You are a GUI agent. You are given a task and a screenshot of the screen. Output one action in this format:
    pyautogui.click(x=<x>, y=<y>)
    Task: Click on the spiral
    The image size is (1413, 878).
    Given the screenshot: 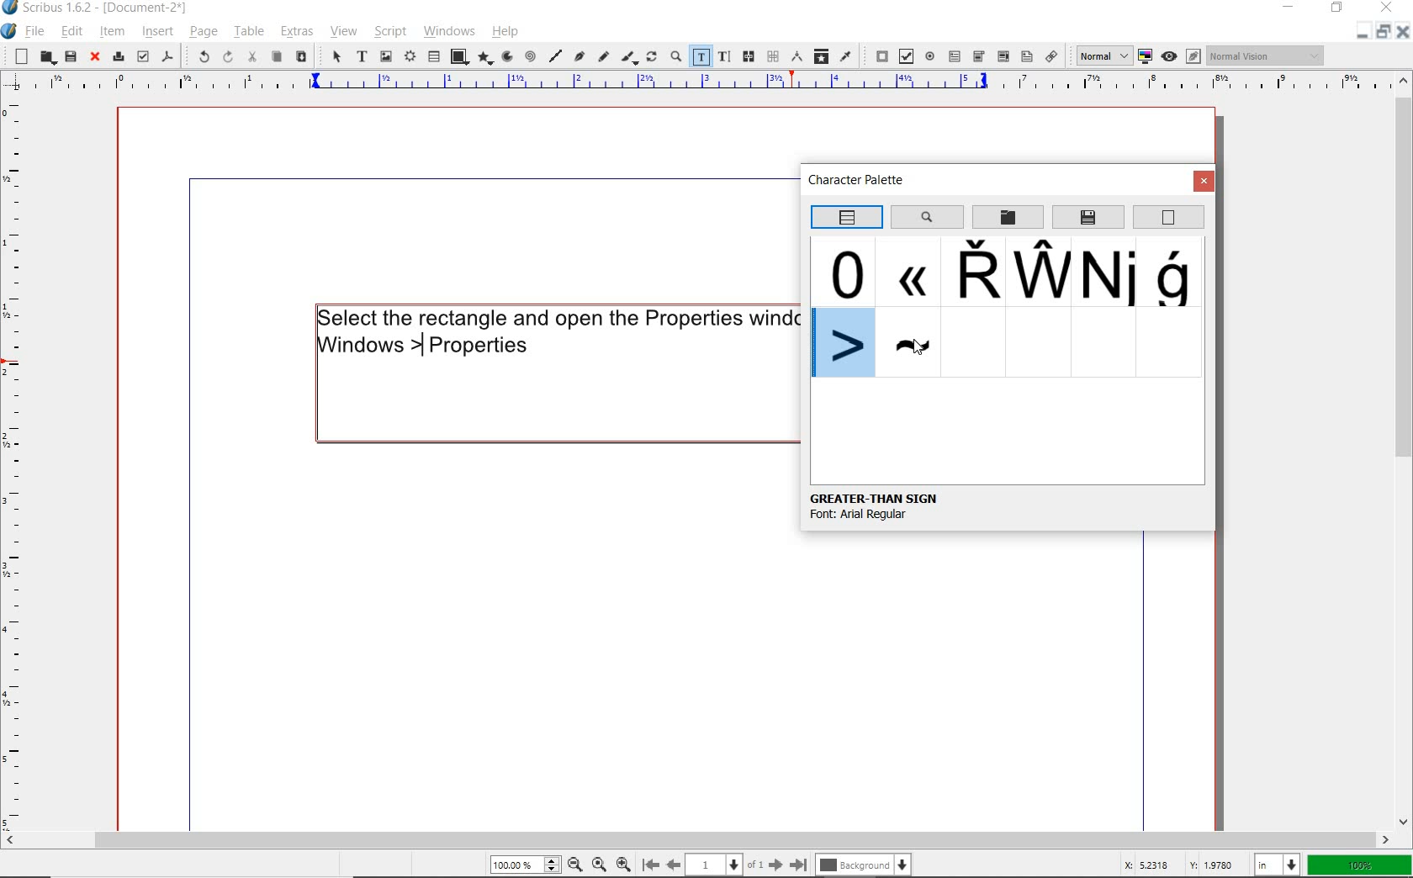 What is the action you would take?
    pyautogui.click(x=530, y=56)
    